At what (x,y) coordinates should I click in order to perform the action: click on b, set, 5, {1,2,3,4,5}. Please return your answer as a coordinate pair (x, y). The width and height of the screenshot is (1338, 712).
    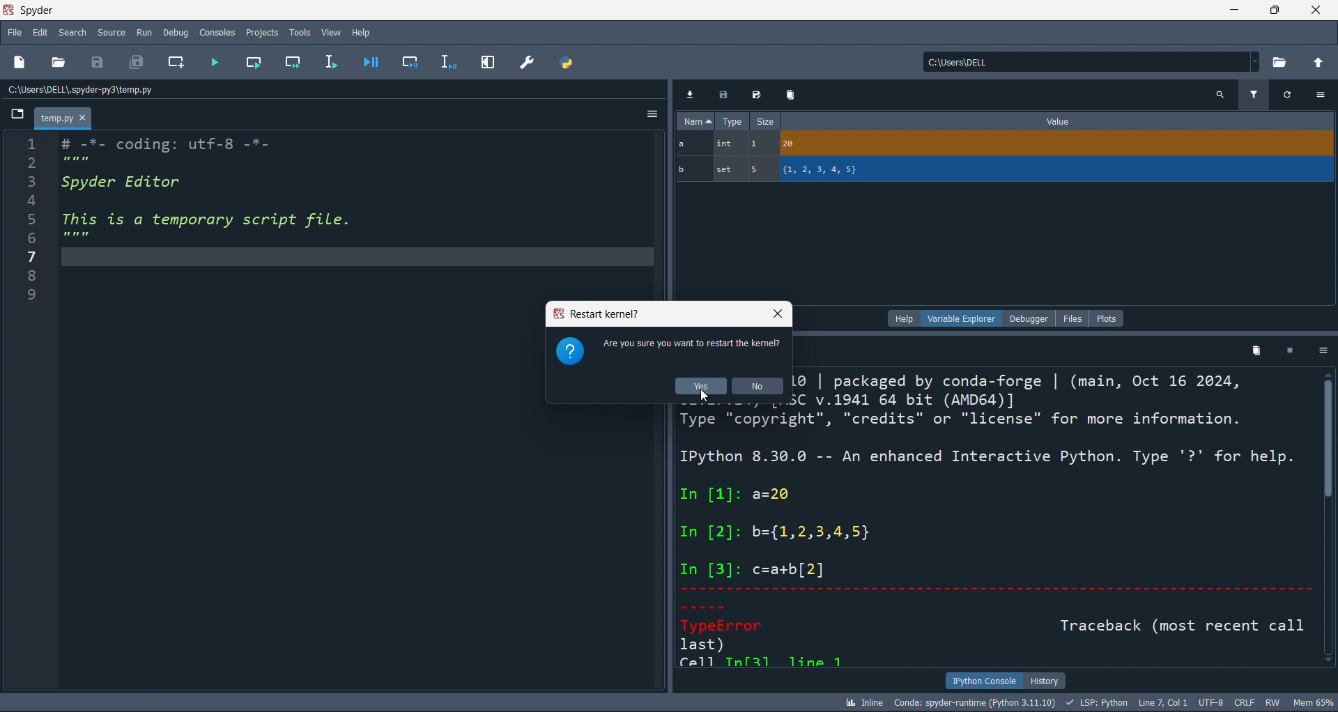
    Looking at the image, I should click on (1004, 171).